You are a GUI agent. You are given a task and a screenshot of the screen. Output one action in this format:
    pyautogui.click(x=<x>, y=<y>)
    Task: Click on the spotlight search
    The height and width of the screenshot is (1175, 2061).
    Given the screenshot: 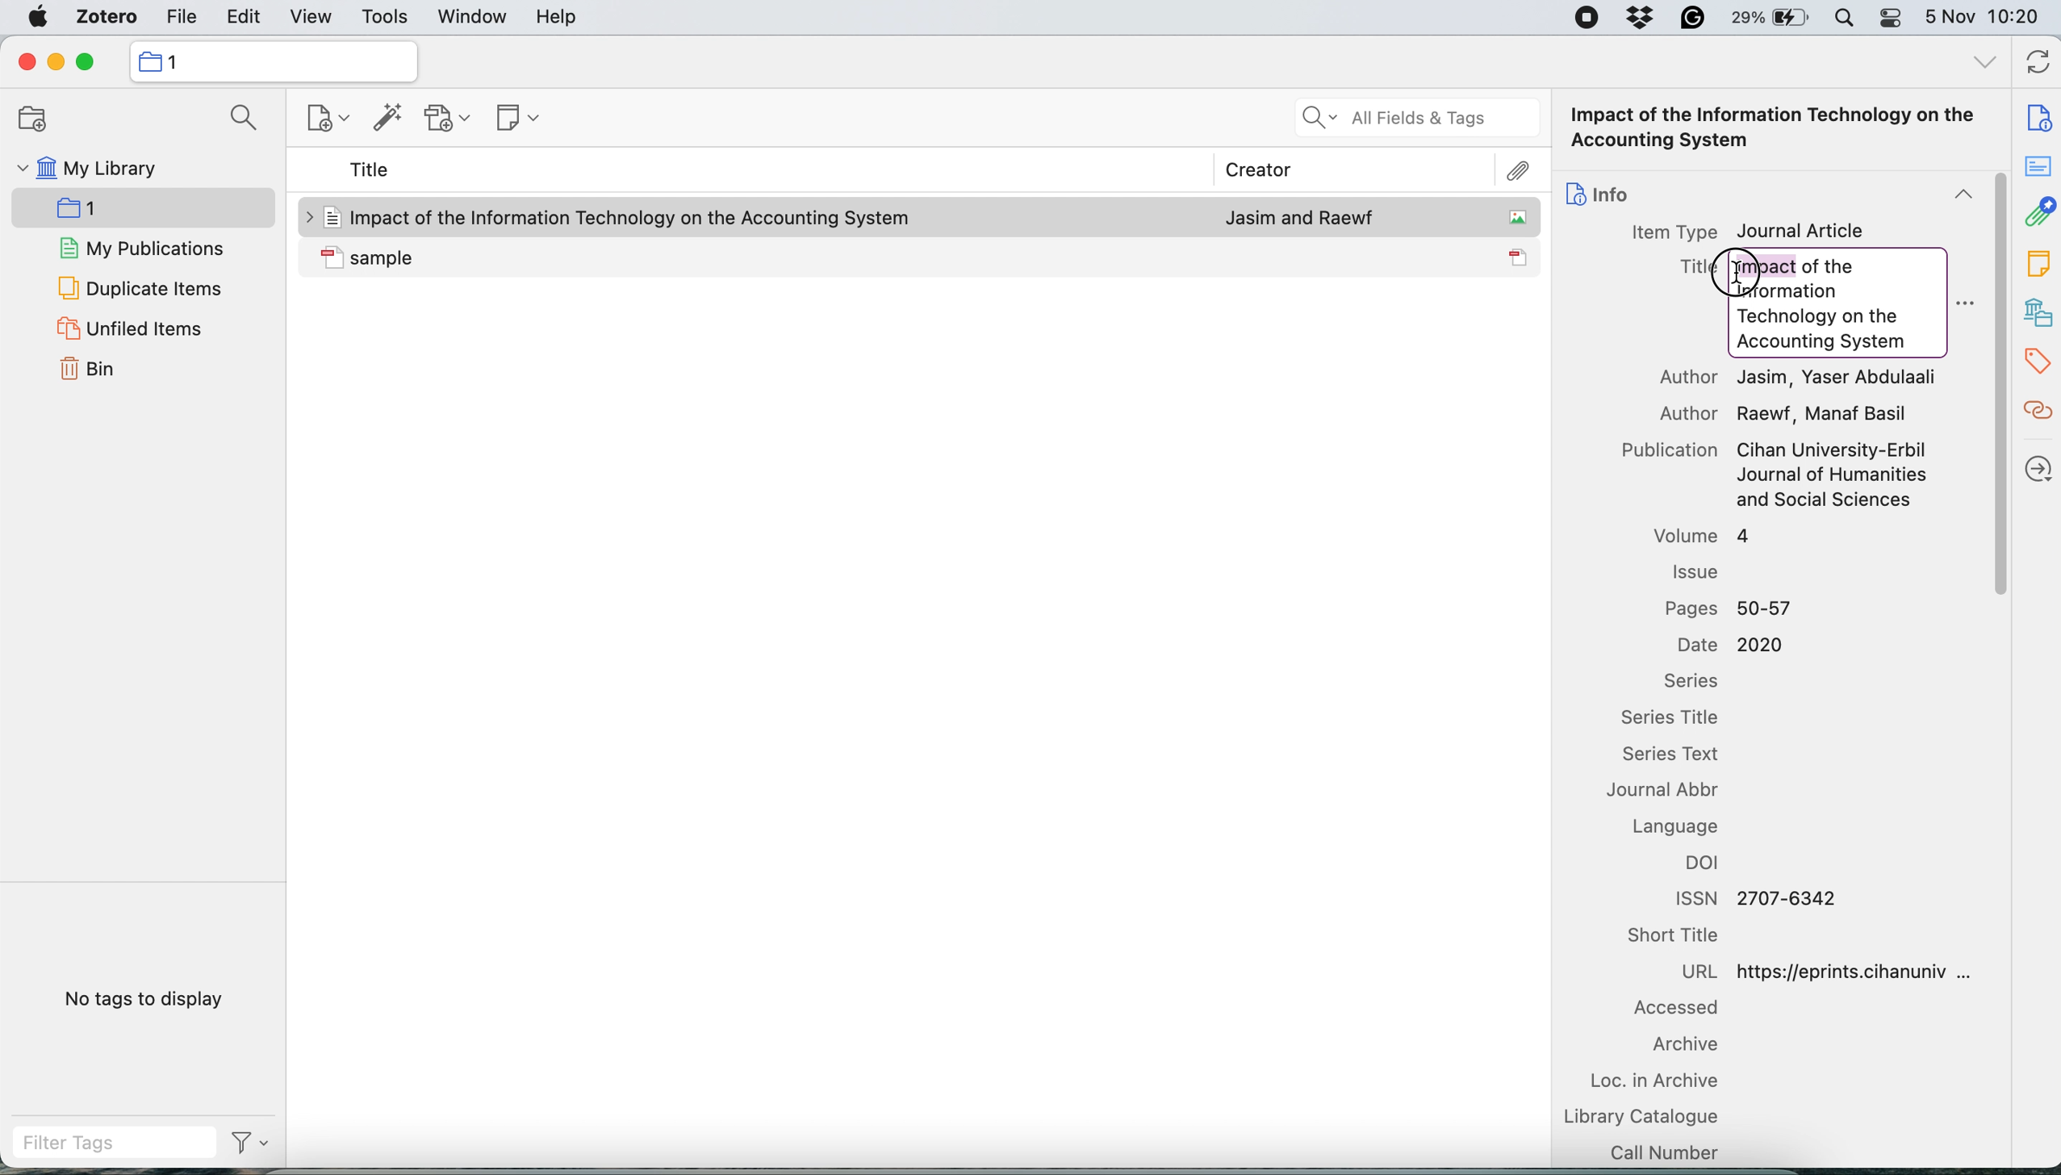 What is the action you would take?
    pyautogui.click(x=1849, y=19)
    